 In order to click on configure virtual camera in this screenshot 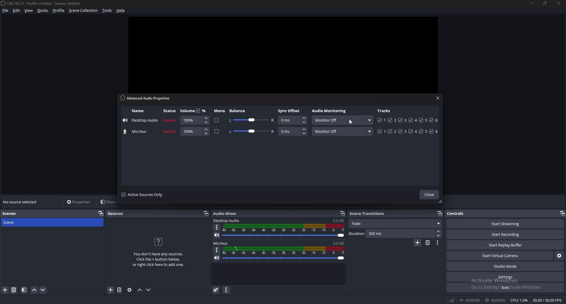, I will do `click(559, 256)`.